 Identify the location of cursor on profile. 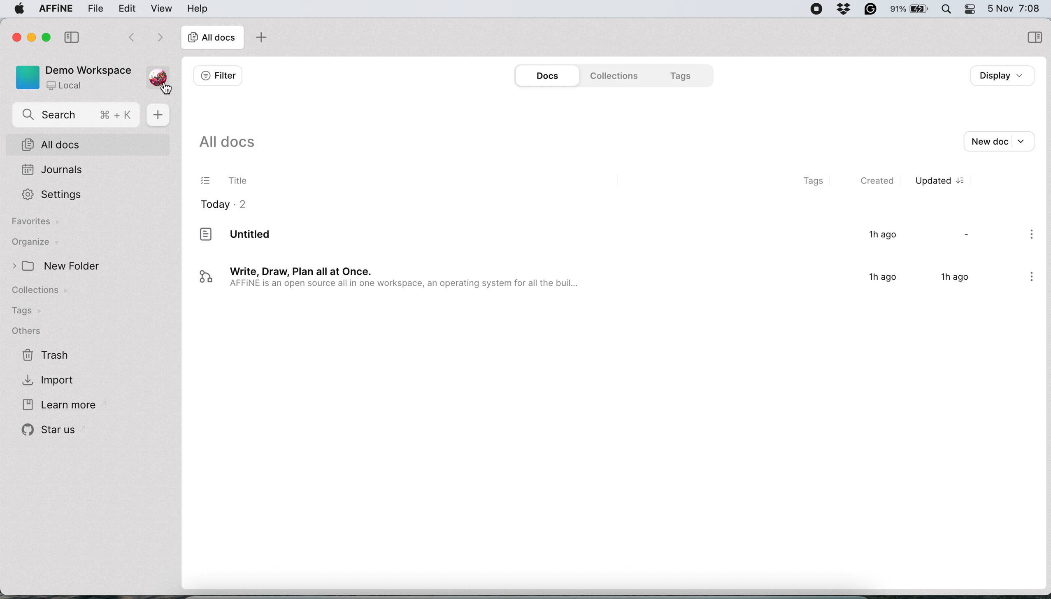
(166, 90).